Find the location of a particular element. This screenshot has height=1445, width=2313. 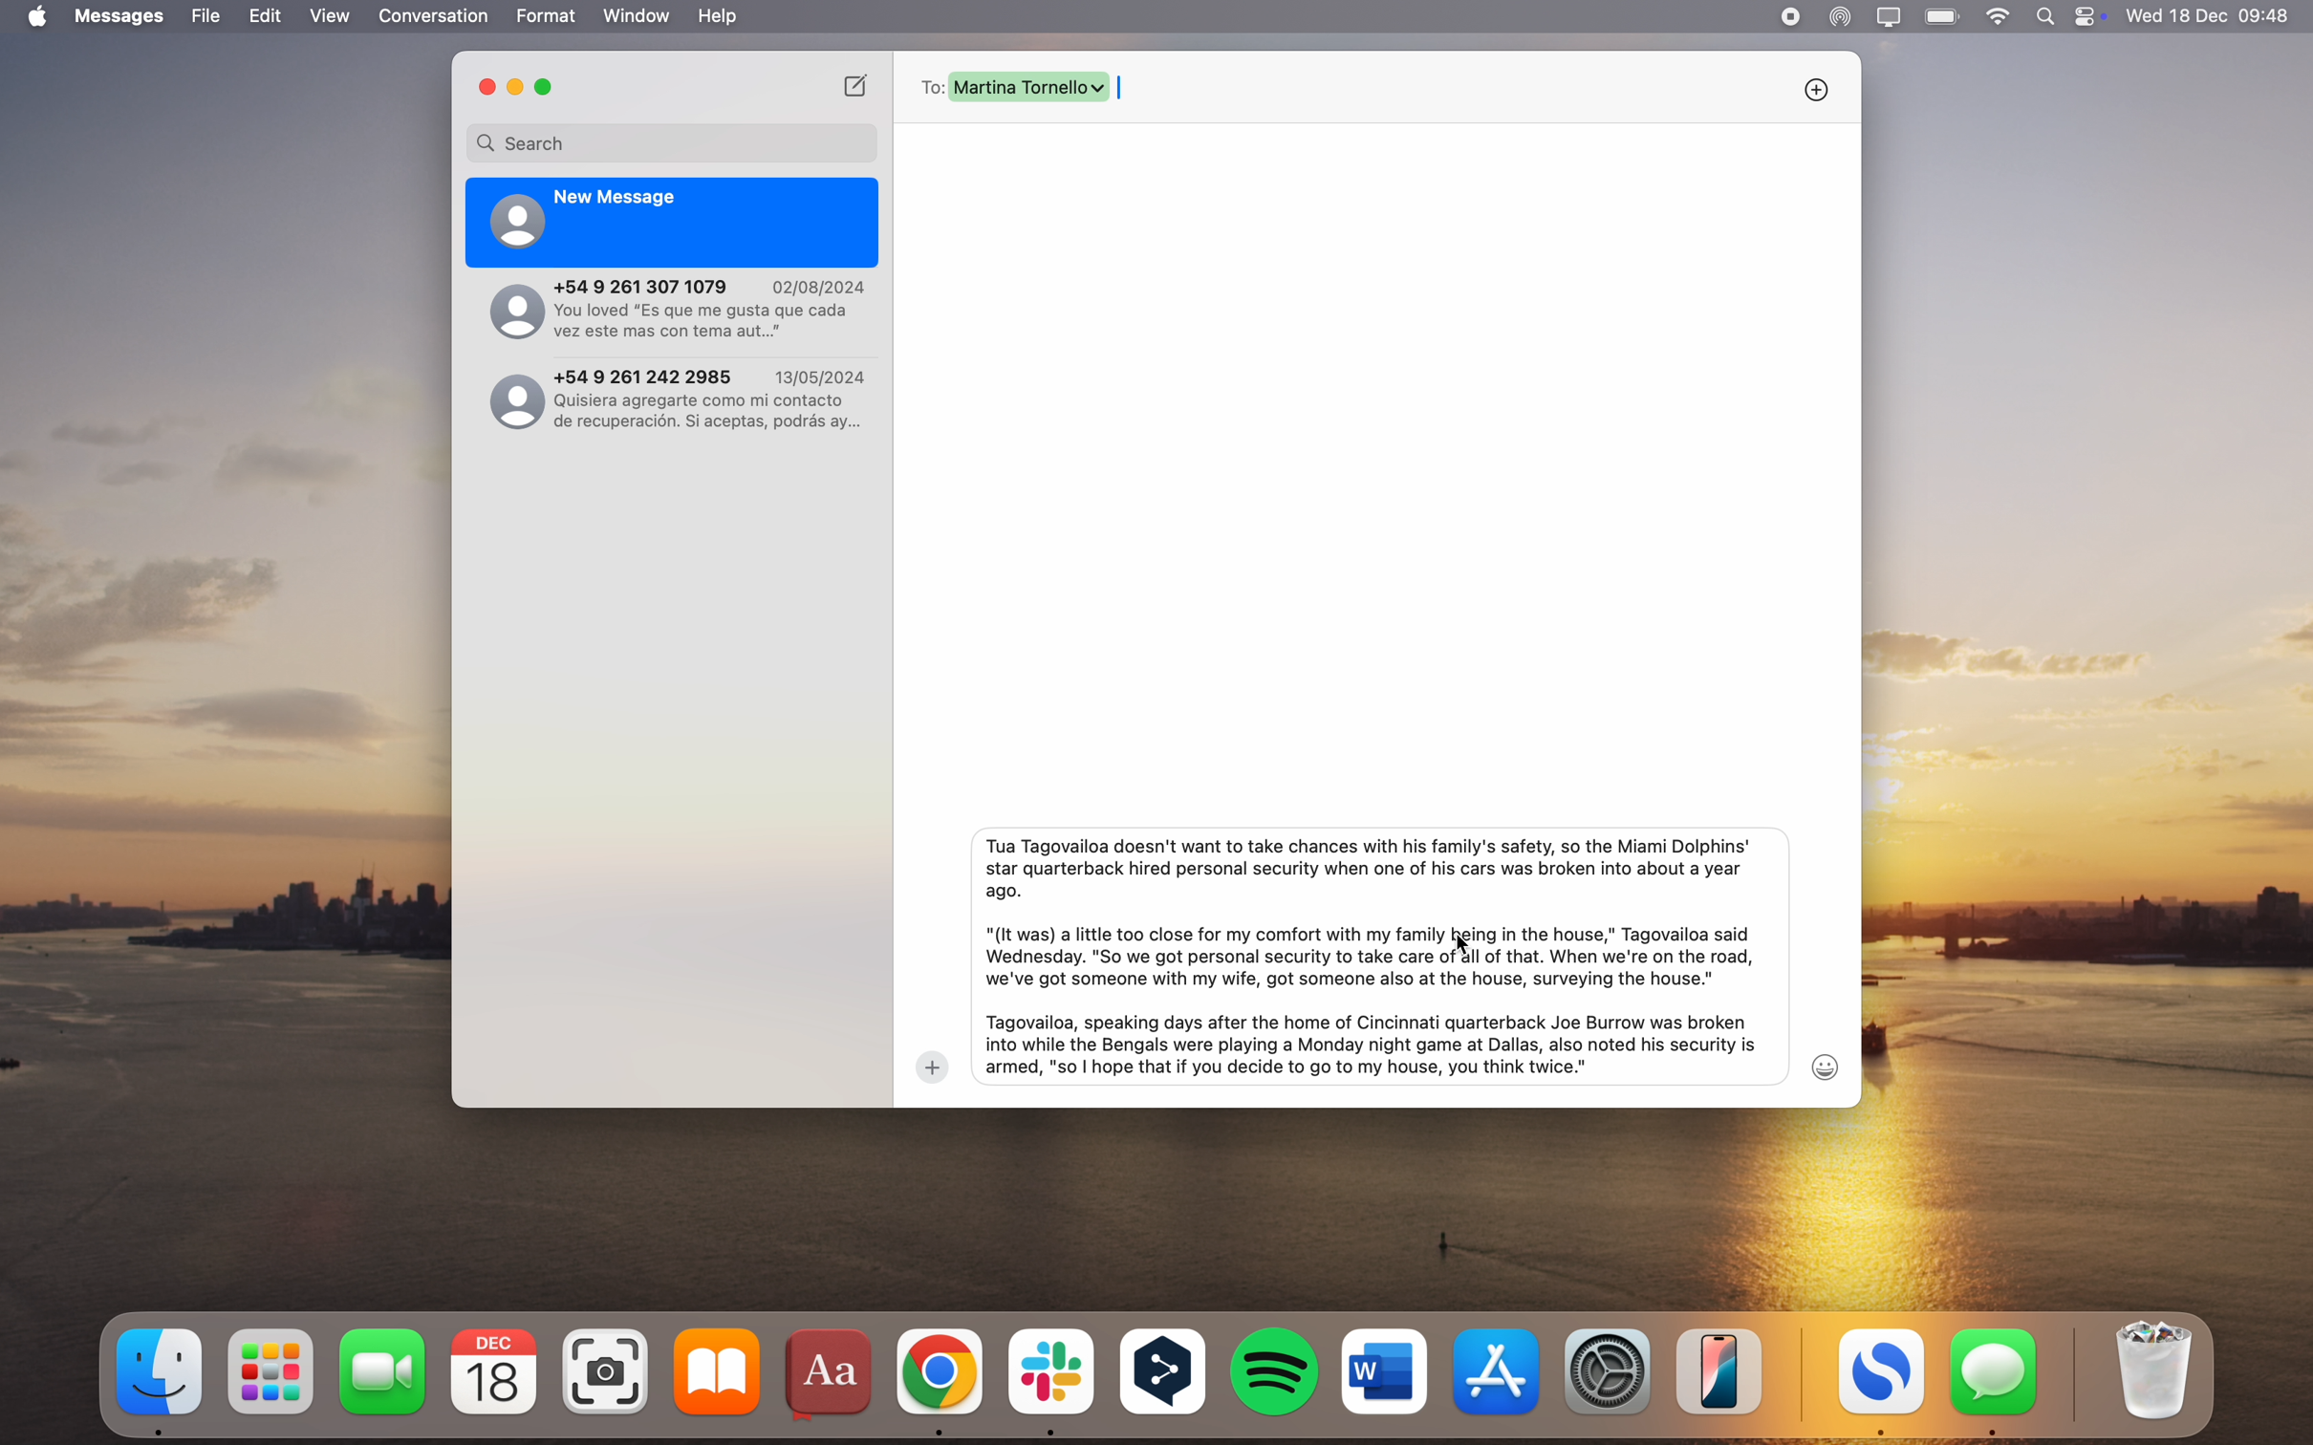

add is located at coordinates (932, 1068).